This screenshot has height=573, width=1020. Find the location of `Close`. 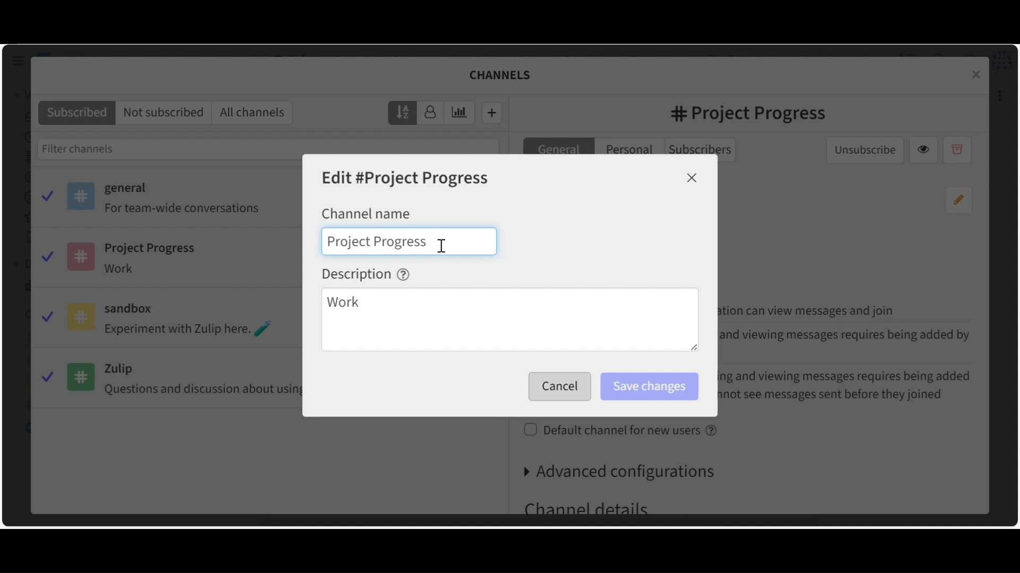

Close is located at coordinates (692, 178).